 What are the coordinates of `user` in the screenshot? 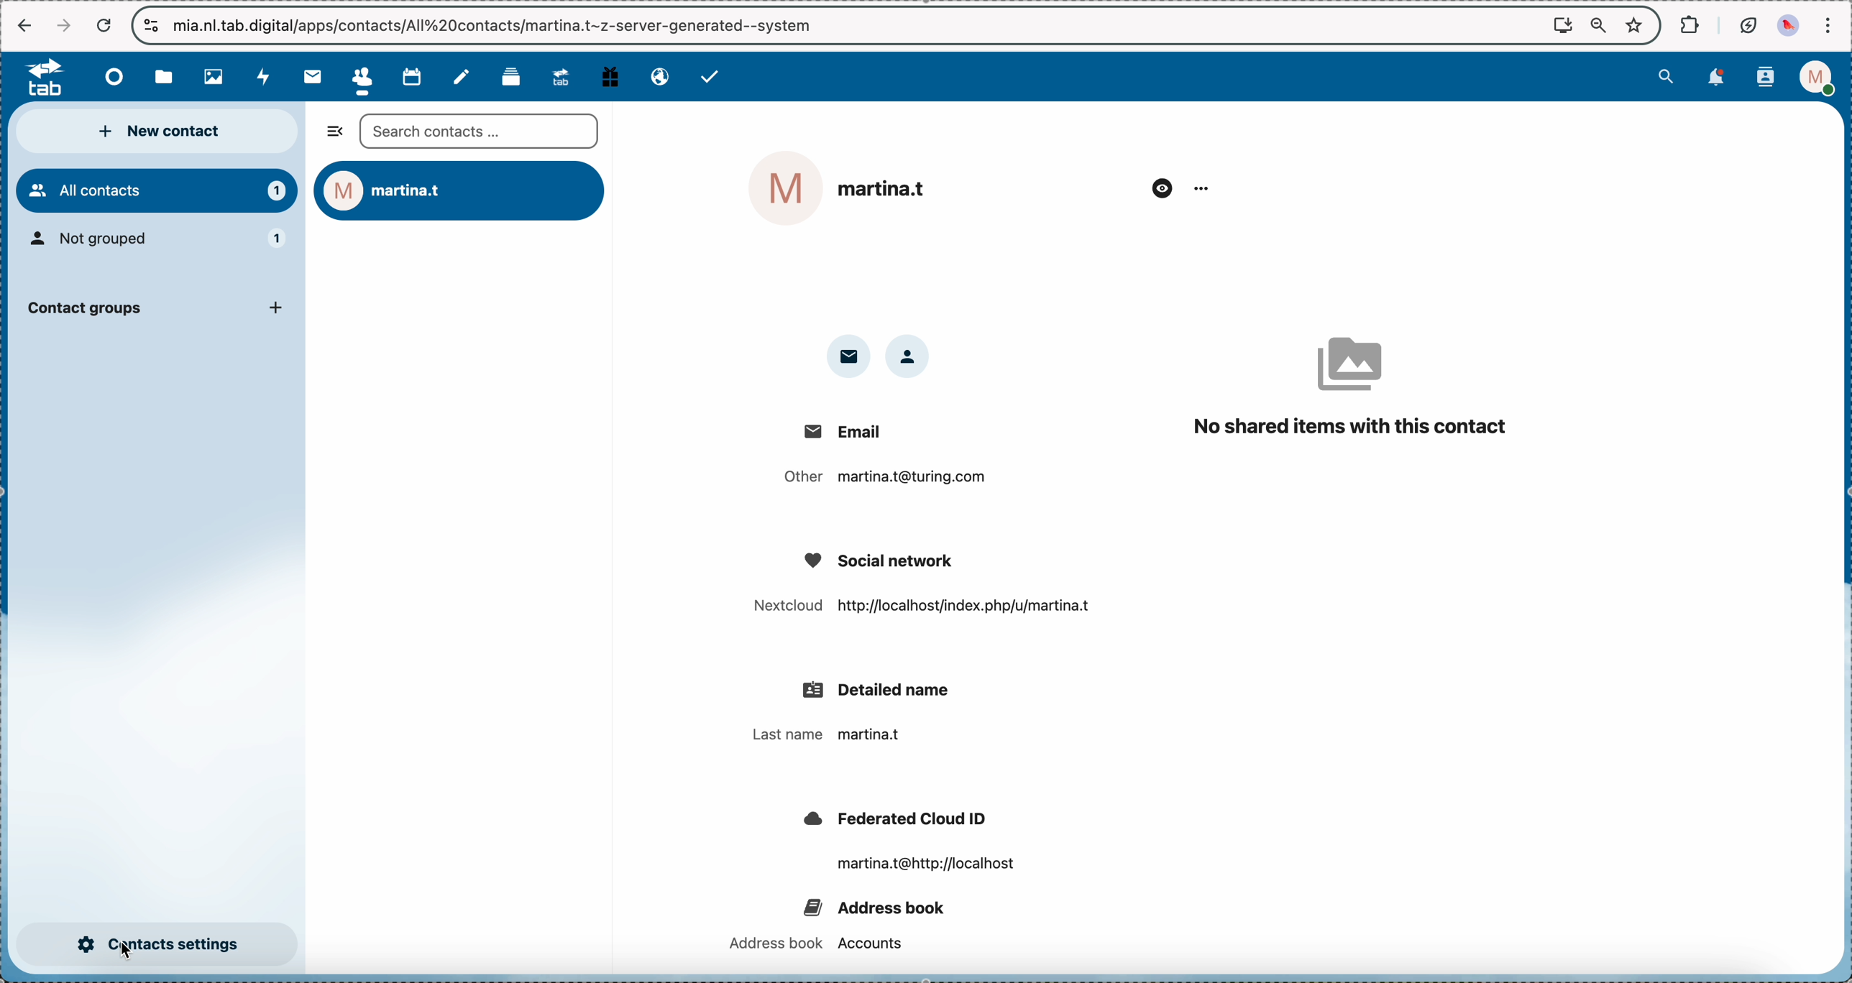 It's located at (463, 192).